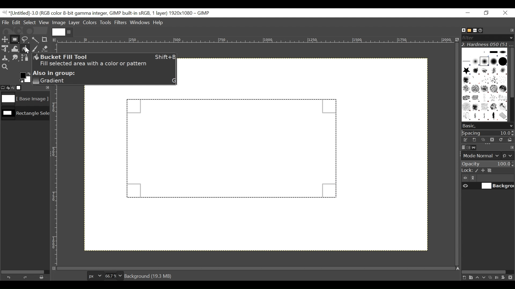 The width and height of the screenshot is (515, 289). What do you see at coordinates (500, 139) in the screenshot?
I see `Refresh` at bounding box center [500, 139].